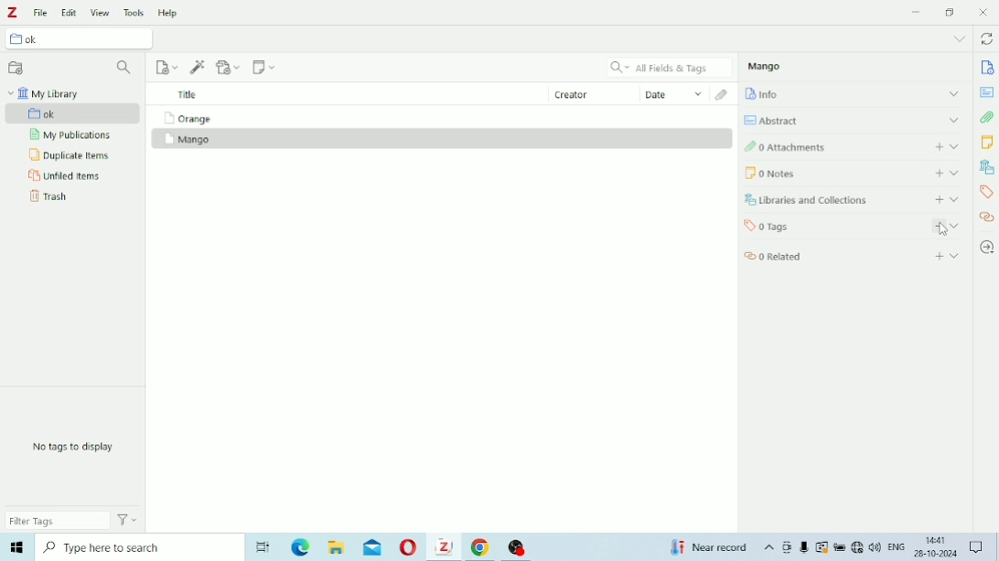 This screenshot has width=999, height=561. Describe the element at coordinates (986, 248) in the screenshot. I see `Locate` at that location.